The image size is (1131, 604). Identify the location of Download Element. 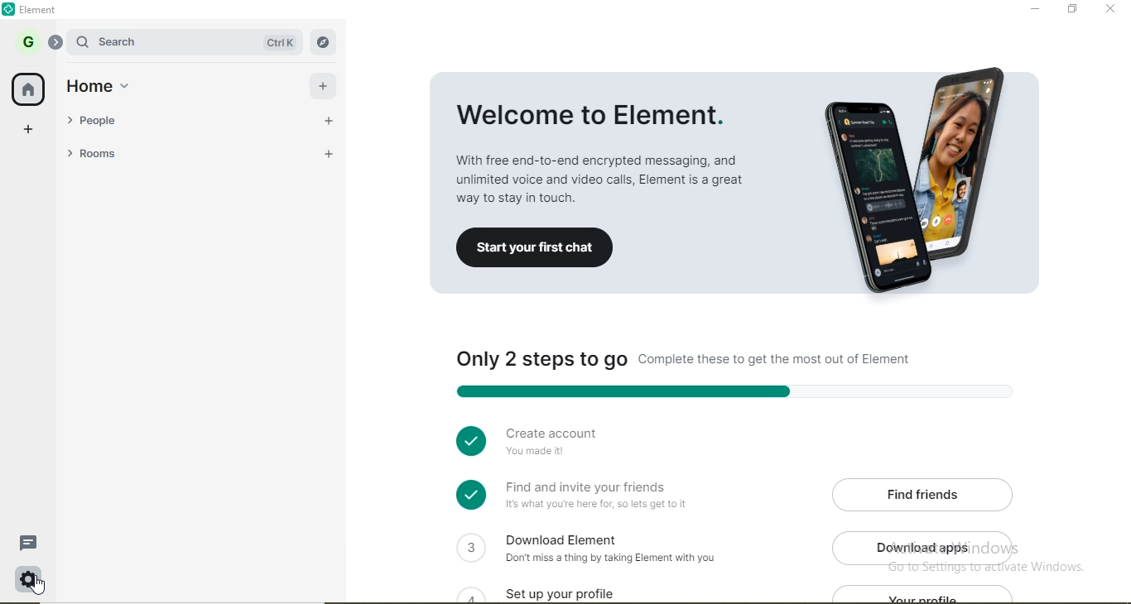
(618, 547).